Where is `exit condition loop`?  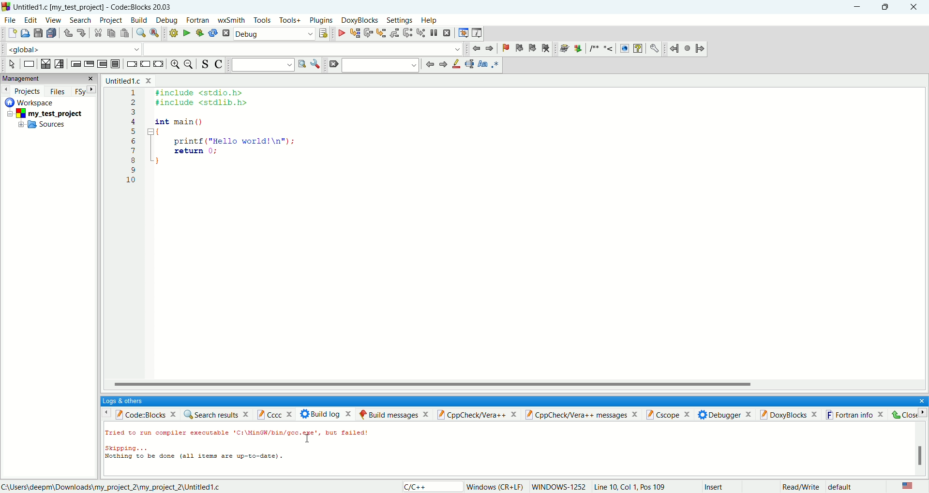 exit condition loop is located at coordinates (89, 63).